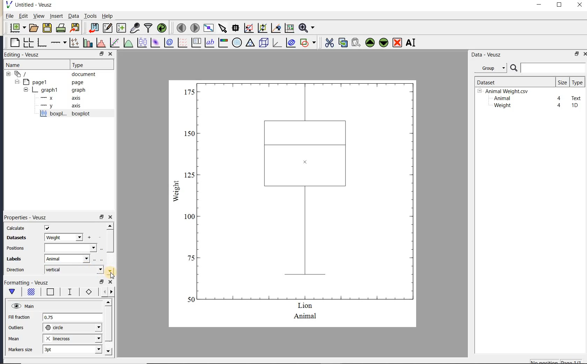 This screenshot has height=364, width=587. What do you see at coordinates (75, 27) in the screenshot?
I see `export to graphics format` at bounding box center [75, 27].